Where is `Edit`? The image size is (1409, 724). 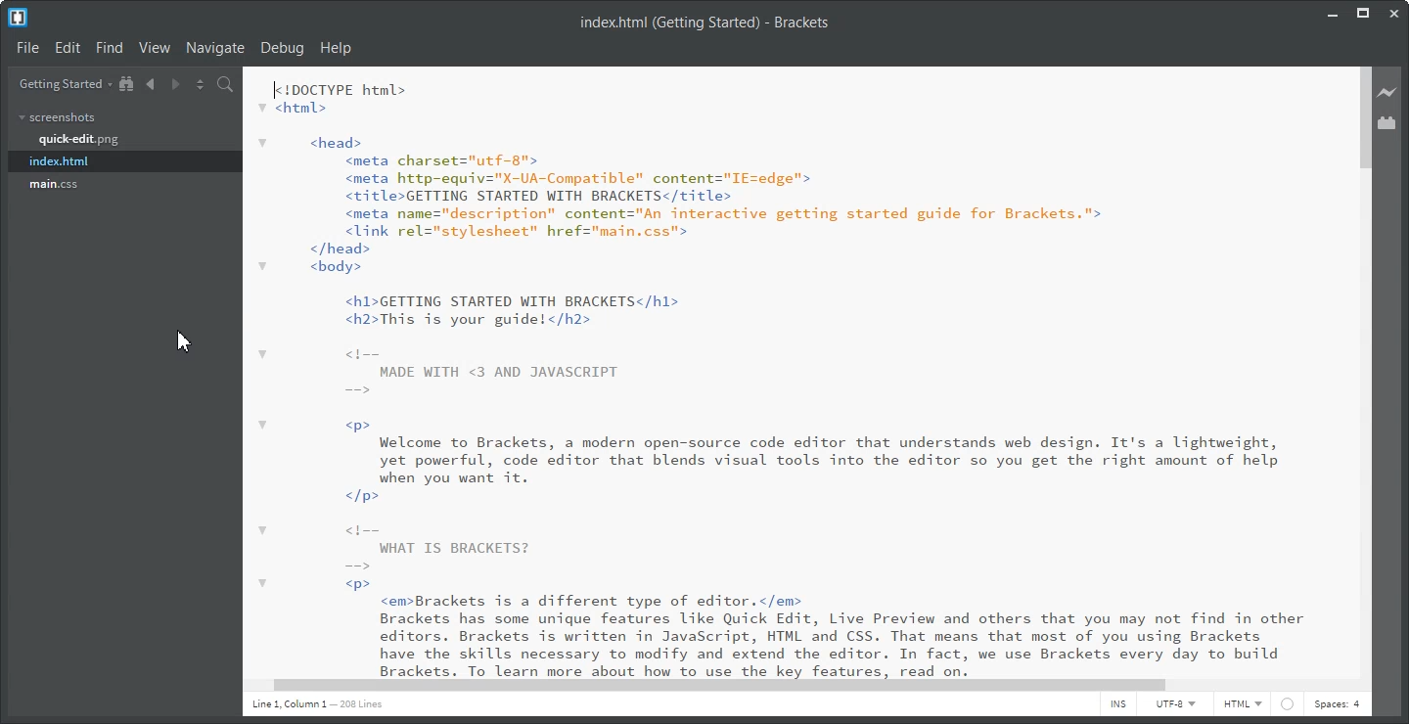
Edit is located at coordinates (68, 47).